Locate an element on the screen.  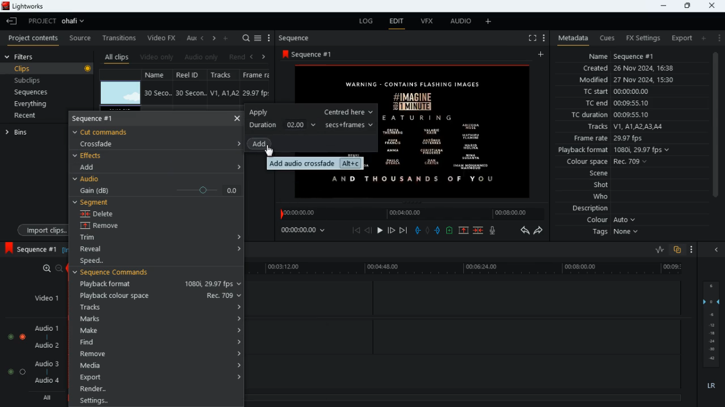
playback format is located at coordinates (617, 151).